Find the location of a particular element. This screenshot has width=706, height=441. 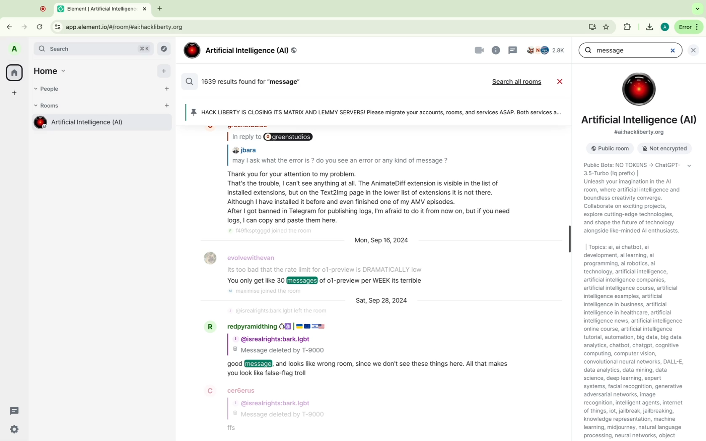

results is located at coordinates (245, 81).